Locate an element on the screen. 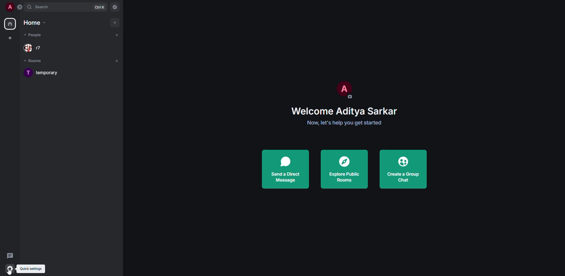 The width and height of the screenshot is (565, 276). people is located at coordinates (37, 48).